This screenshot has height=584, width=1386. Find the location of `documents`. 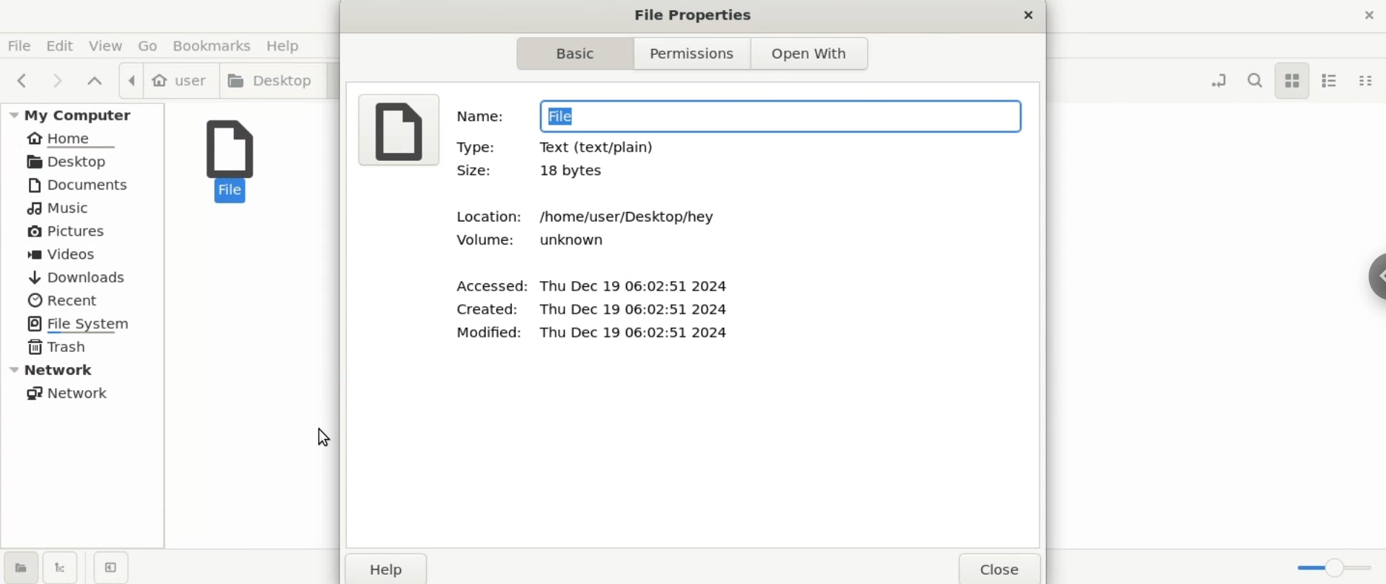

documents is located at coordinates (82, 186).